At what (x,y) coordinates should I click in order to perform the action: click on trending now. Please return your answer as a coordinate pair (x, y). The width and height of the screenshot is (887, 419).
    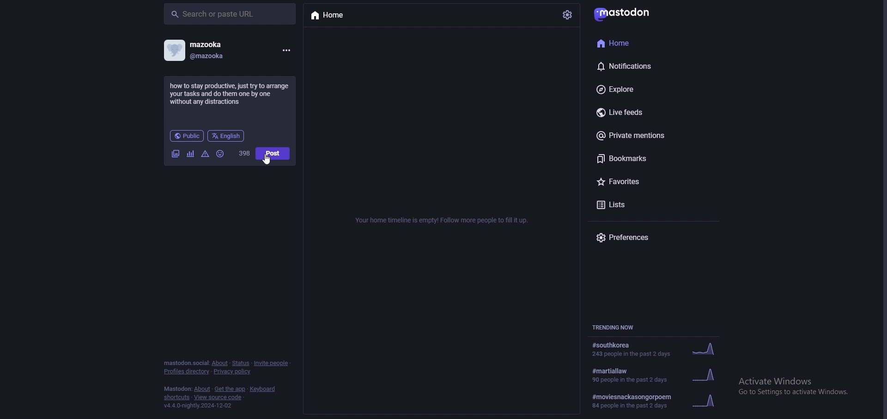
    Looking at the image, I should click on (616, 327).